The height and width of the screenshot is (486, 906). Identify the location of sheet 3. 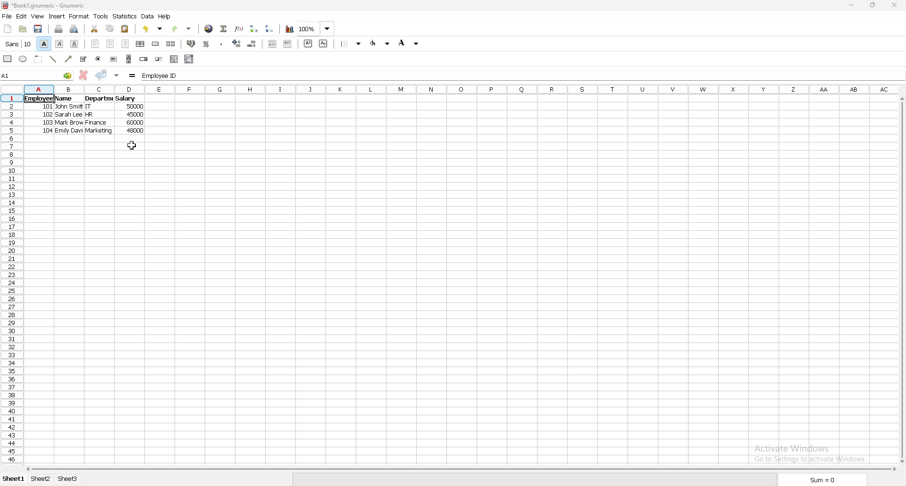
(67, 479).